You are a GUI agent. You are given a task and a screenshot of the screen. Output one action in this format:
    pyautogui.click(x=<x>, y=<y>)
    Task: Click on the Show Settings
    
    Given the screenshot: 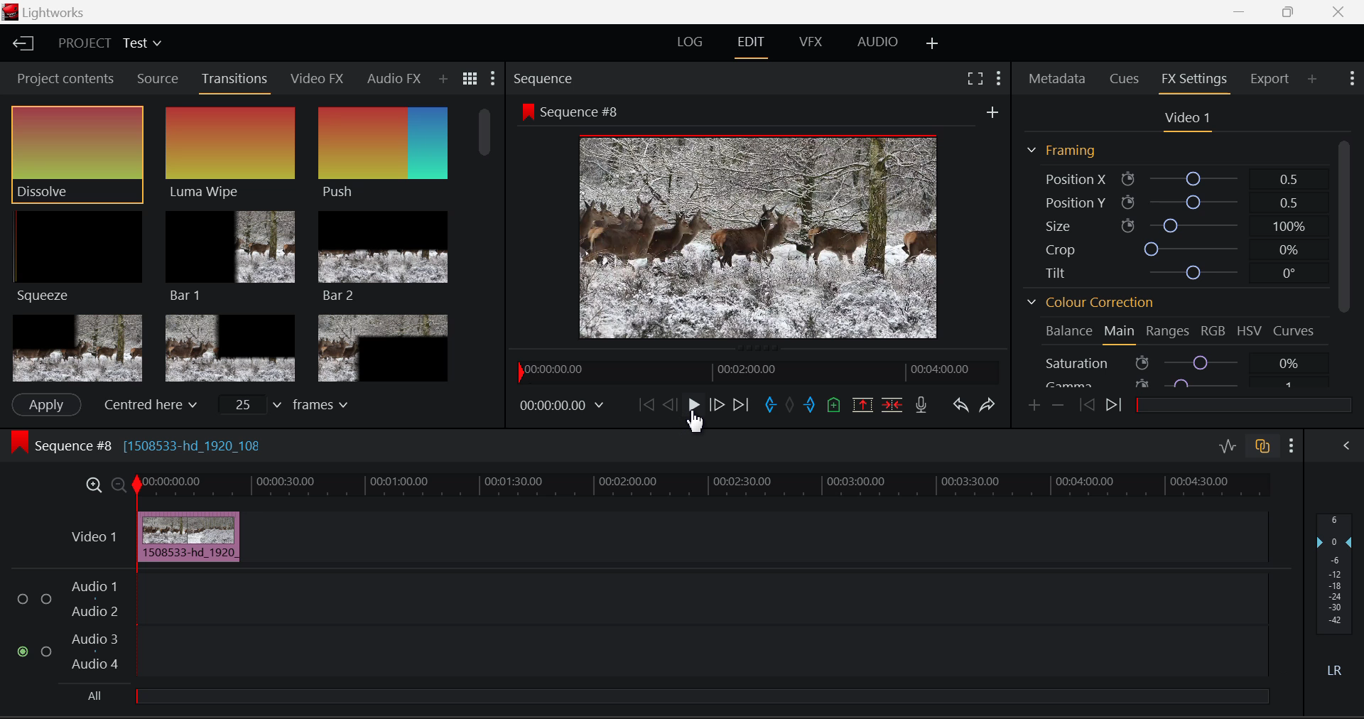 What is the action you would take?
    pyautogui.click(x=999, y=78)
    